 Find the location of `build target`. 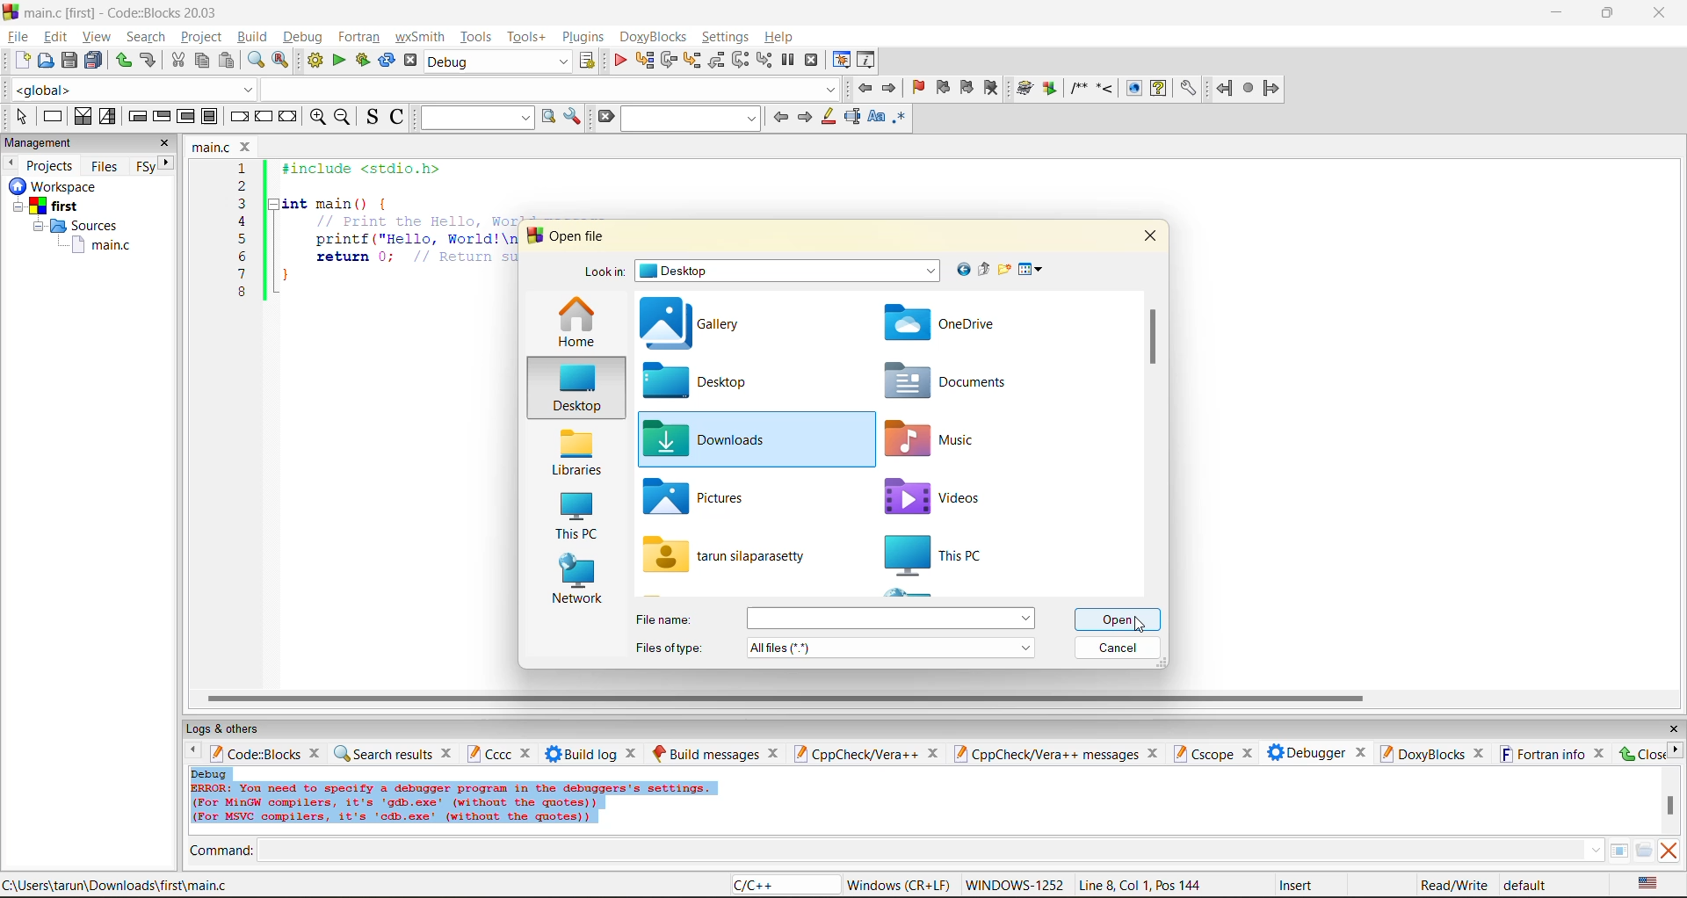

build target is located at coordinates (499, 61).